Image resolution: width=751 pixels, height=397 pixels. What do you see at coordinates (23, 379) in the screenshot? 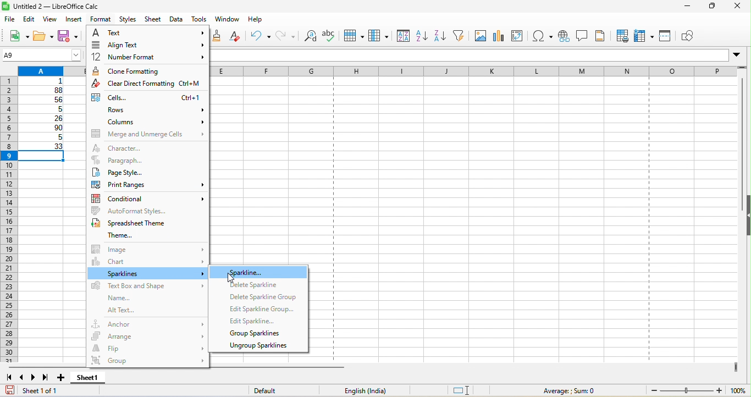
I see `scroll to previous sheet` at bounding box center [23, 379].